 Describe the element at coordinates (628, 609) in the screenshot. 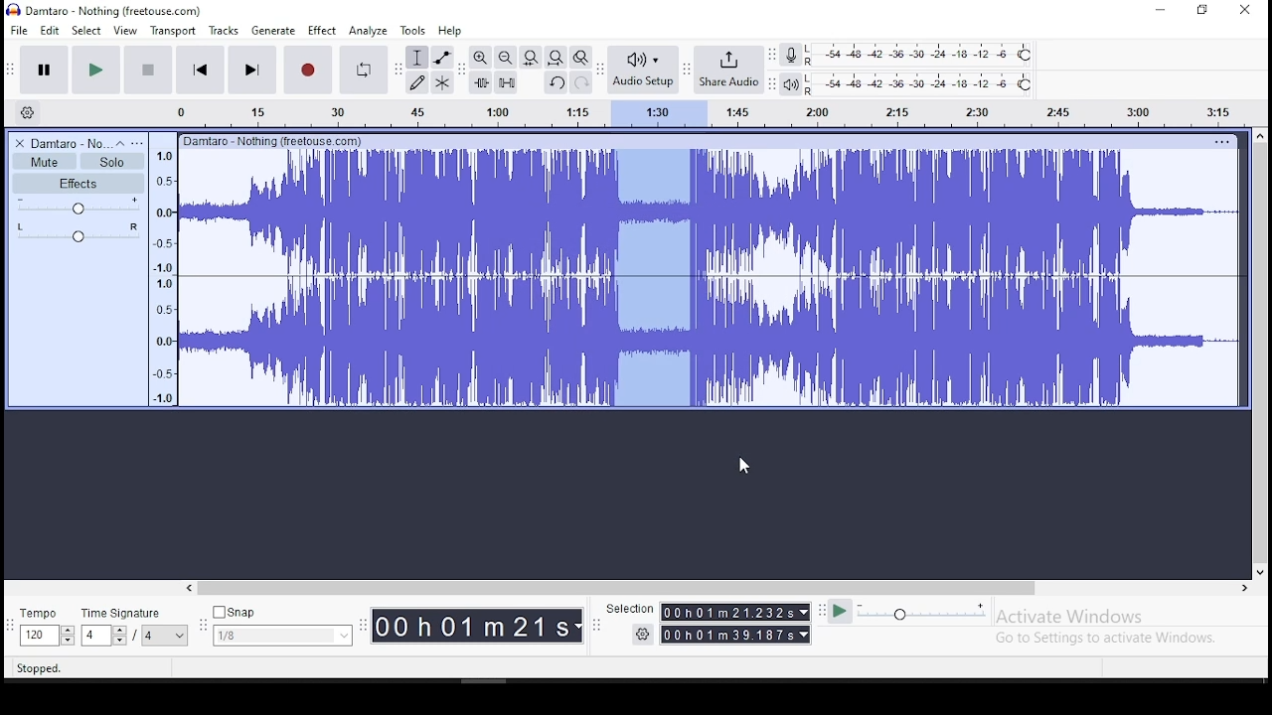

I see `Selection` at that location.